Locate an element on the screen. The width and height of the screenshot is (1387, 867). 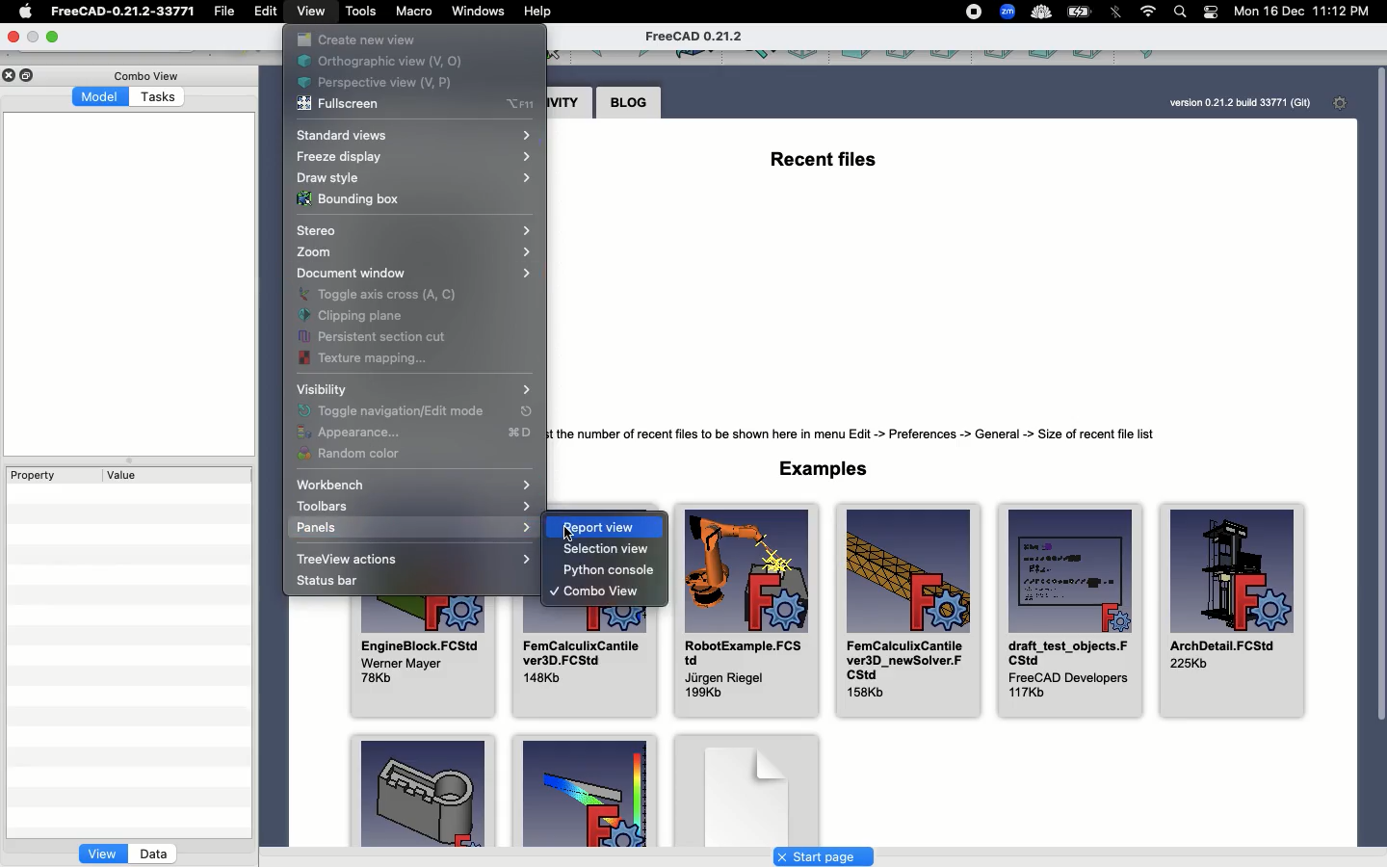
Examples is located at coordinates (826, 469).